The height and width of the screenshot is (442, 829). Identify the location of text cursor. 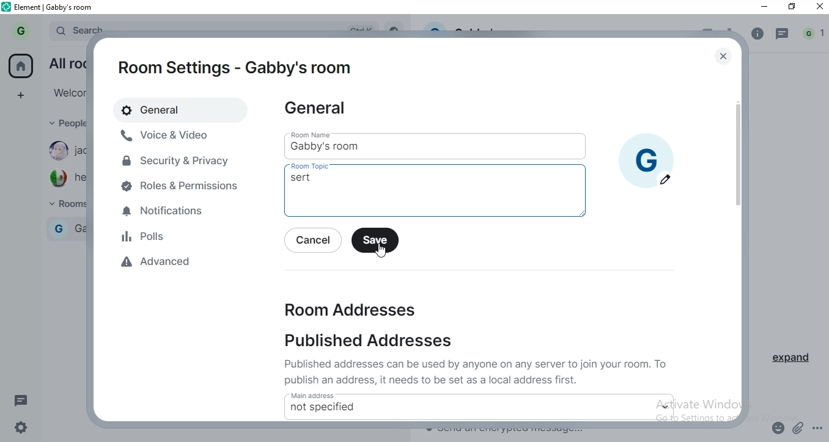
(415, 200).